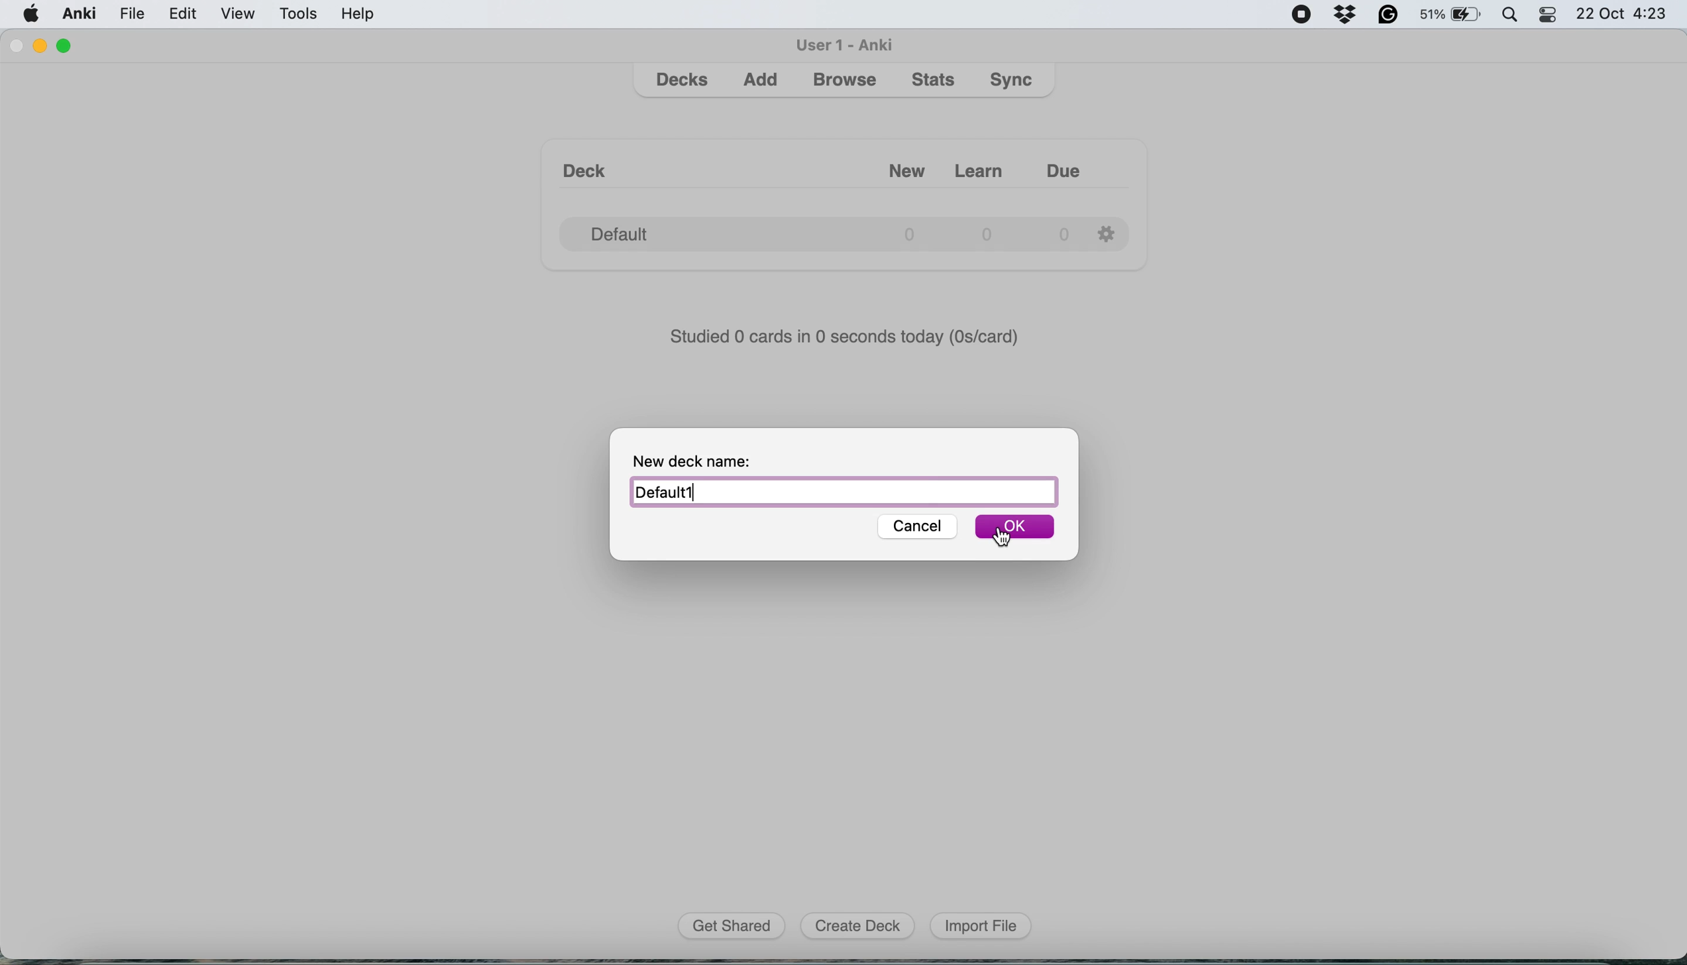  I want to click on stats, so click(935, 81).